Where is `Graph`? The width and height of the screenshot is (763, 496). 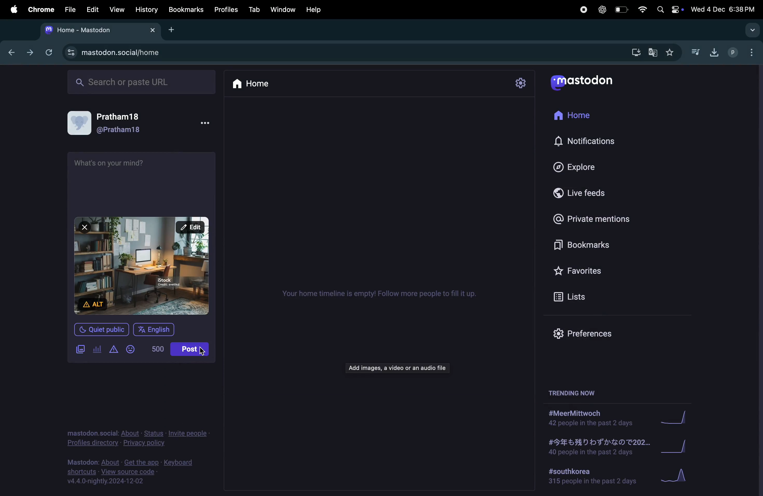
Graph is located at coordinates (677, 476).